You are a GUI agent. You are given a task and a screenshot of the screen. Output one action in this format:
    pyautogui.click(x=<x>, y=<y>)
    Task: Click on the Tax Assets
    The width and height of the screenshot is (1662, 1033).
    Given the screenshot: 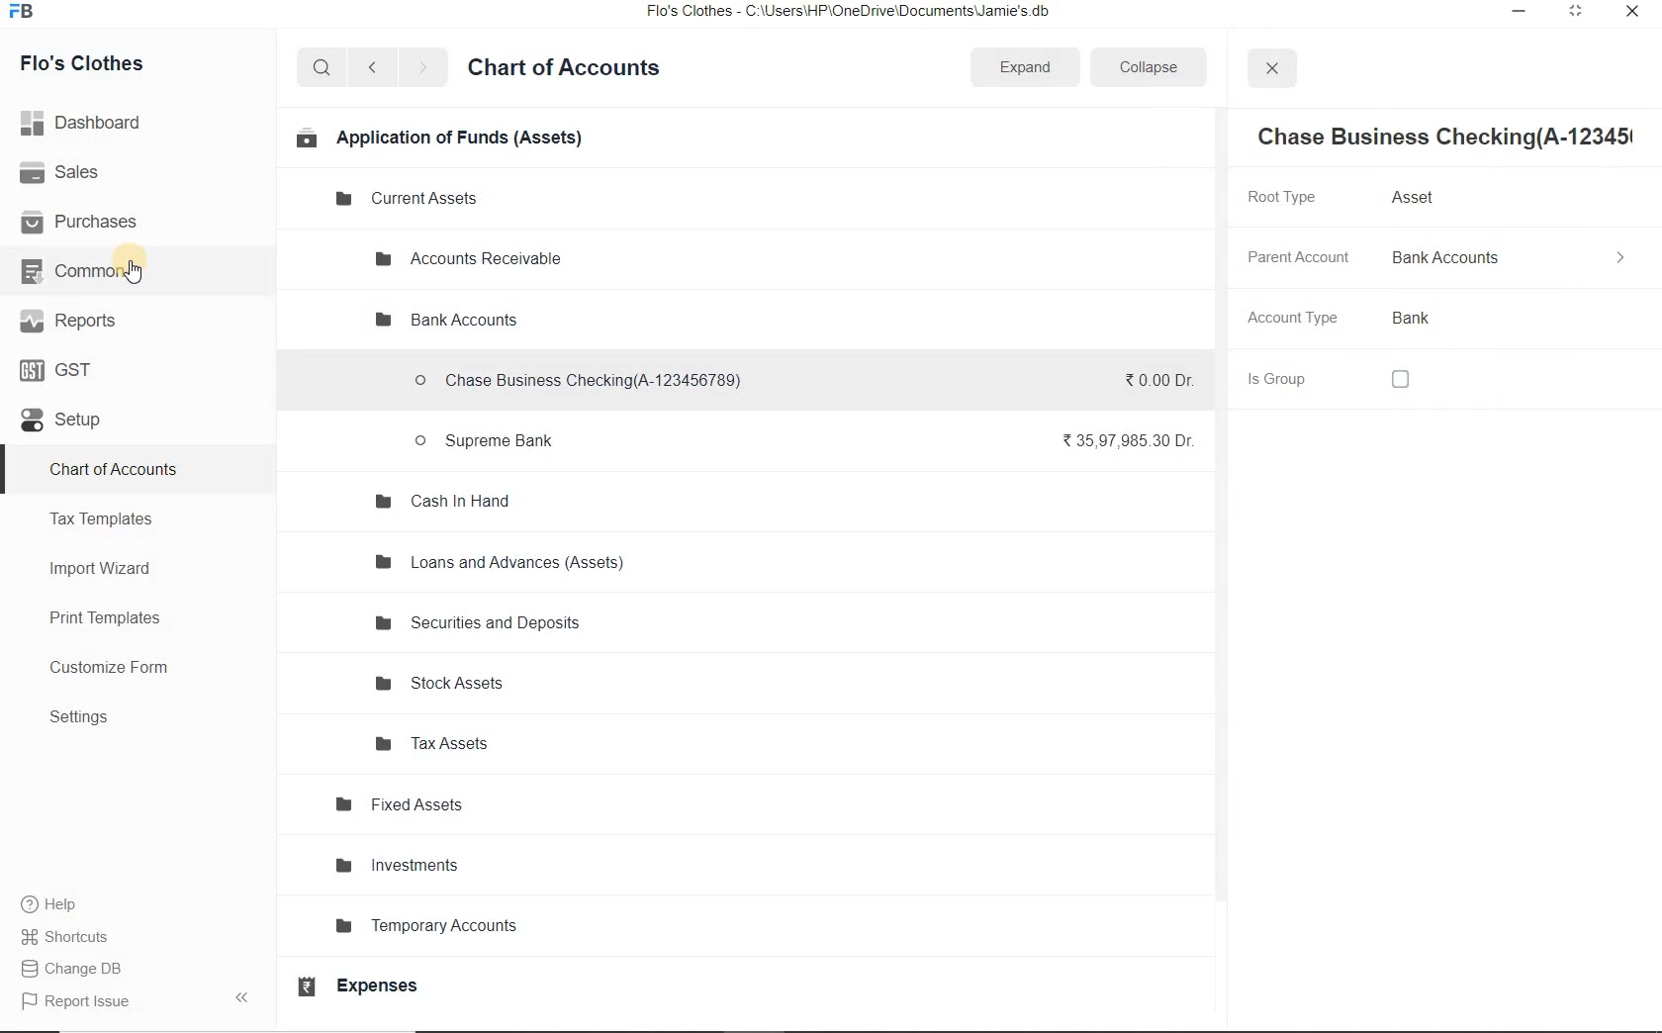 What is the action you would take?
    pyautogui.click(x=468, y=748)
    